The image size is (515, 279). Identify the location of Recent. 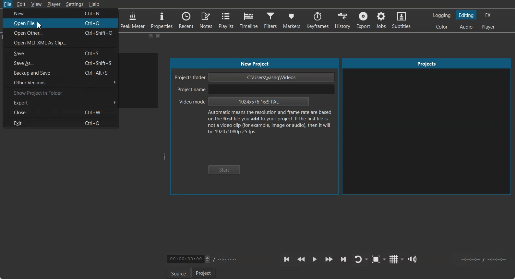
(186, 19).